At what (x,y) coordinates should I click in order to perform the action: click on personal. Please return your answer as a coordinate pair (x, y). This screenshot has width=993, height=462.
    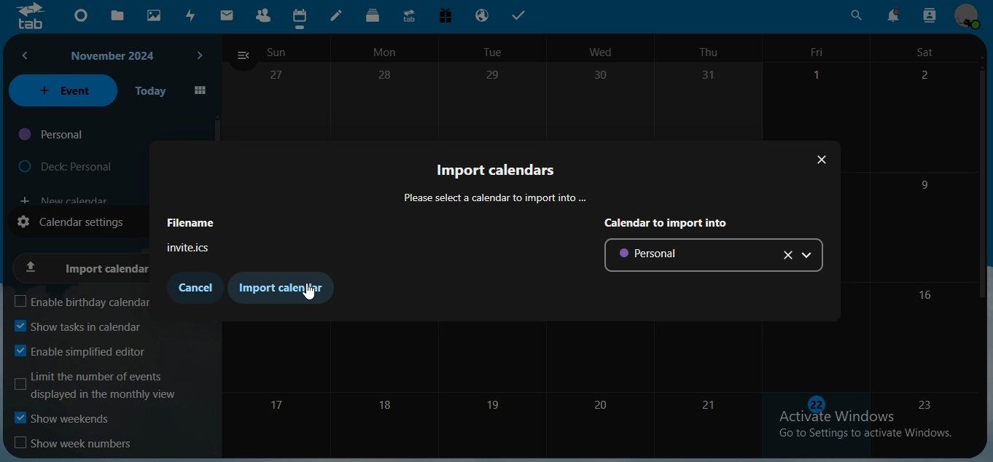
    Looking at the image, I should click on (713, 255).